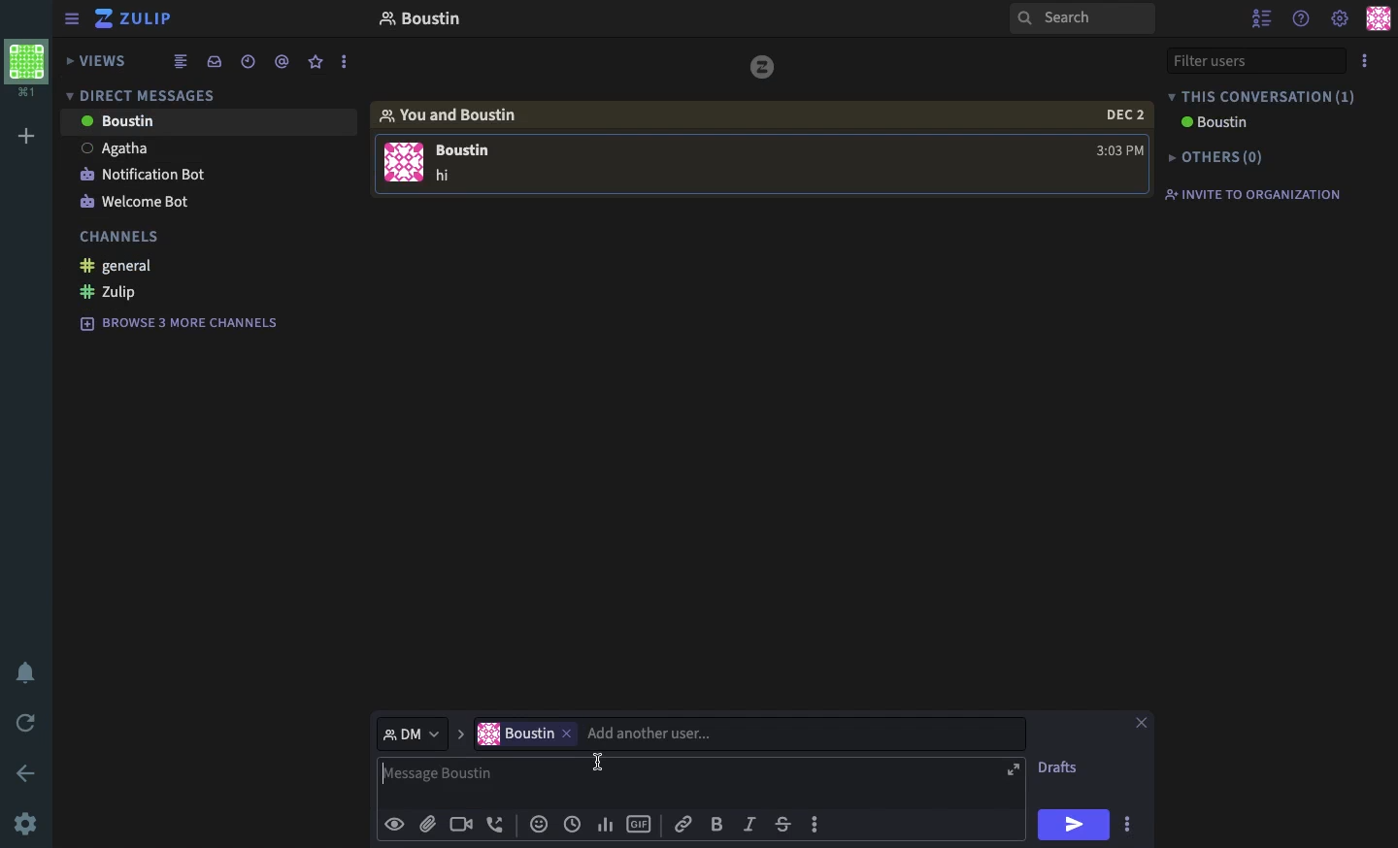  What do you see at coordinates (681, 783) in the screenshot?
I see `message boustin` at bounding box center [681, 783].